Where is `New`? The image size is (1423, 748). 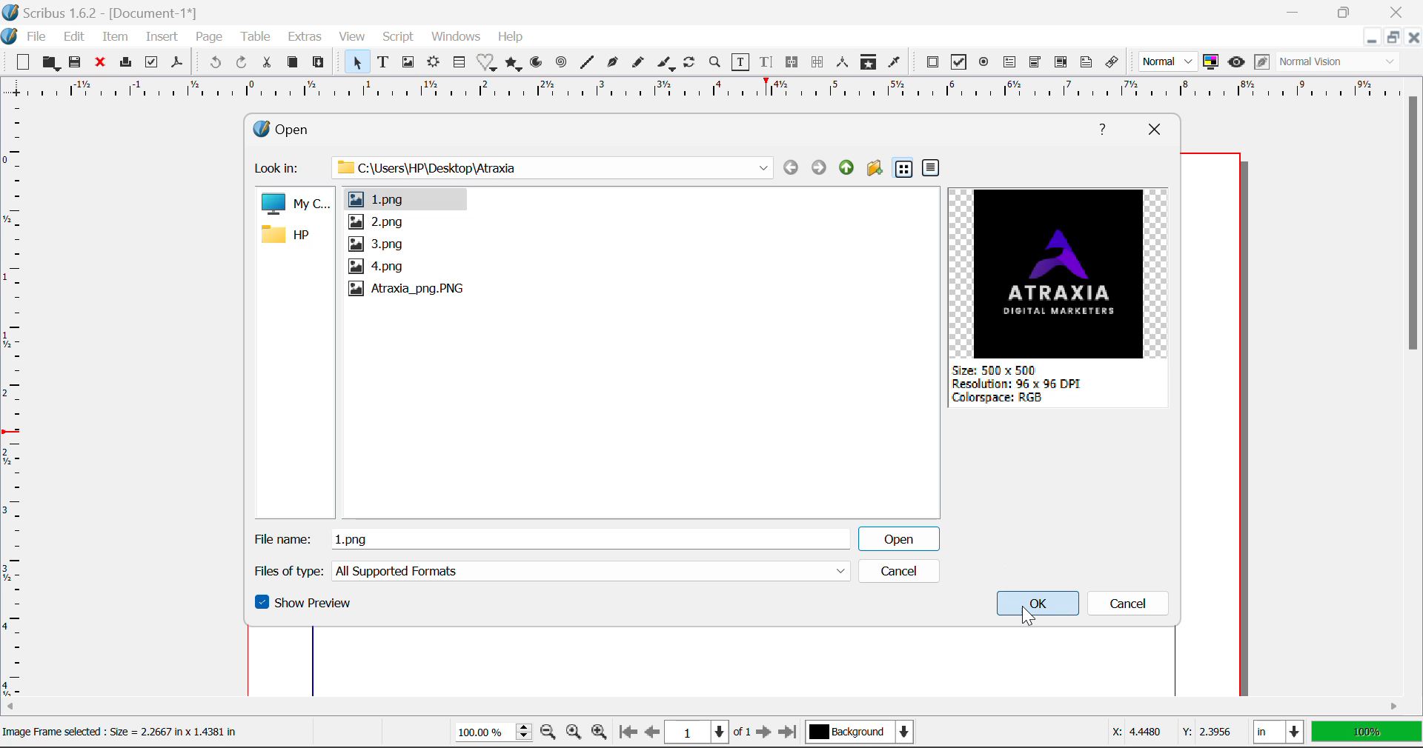 New is located at coordinates (23, 64).